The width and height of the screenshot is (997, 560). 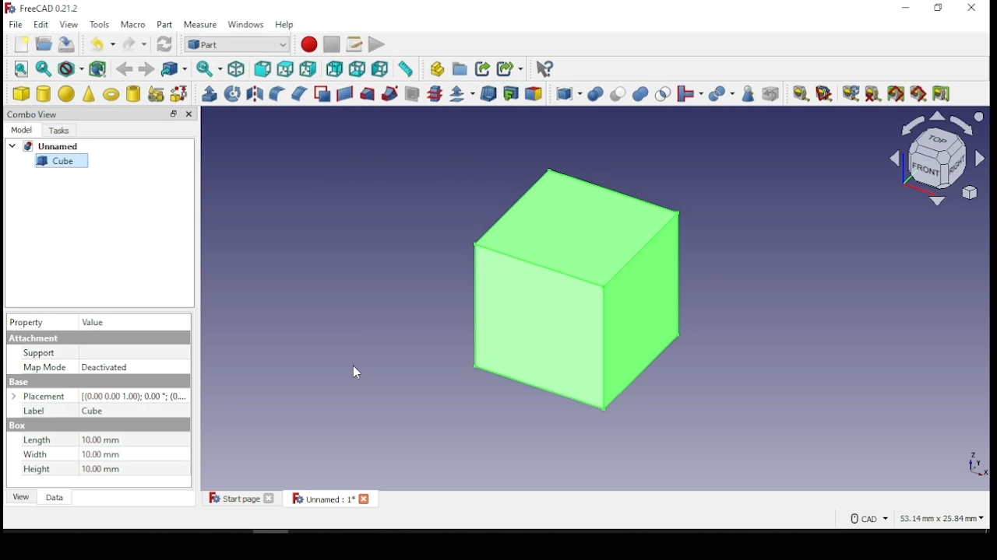 I want to click on Dimensions in mm, so click(x=102, y=455).